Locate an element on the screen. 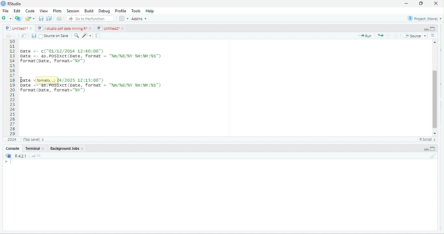  print the current file is located at coordinates (59, 19).